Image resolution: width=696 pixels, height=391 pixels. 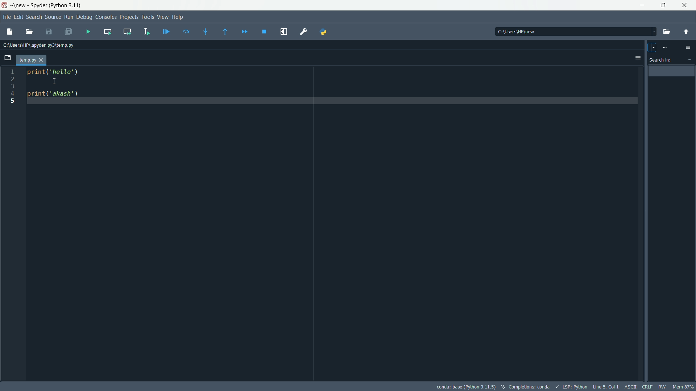 I want to click on Spyder(Python 3.11), so click(x=48, y=5).